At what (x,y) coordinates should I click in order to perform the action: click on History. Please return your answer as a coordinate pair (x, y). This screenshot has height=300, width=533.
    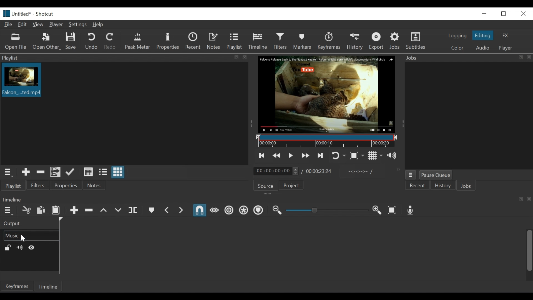
    Looking at the image, I should click on (356, 42).